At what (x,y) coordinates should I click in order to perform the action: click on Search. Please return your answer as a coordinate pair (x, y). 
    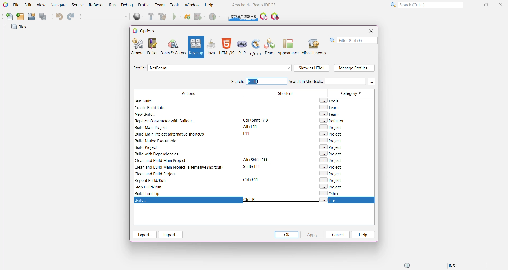
    Looking at the image, I should click on (430, 4).